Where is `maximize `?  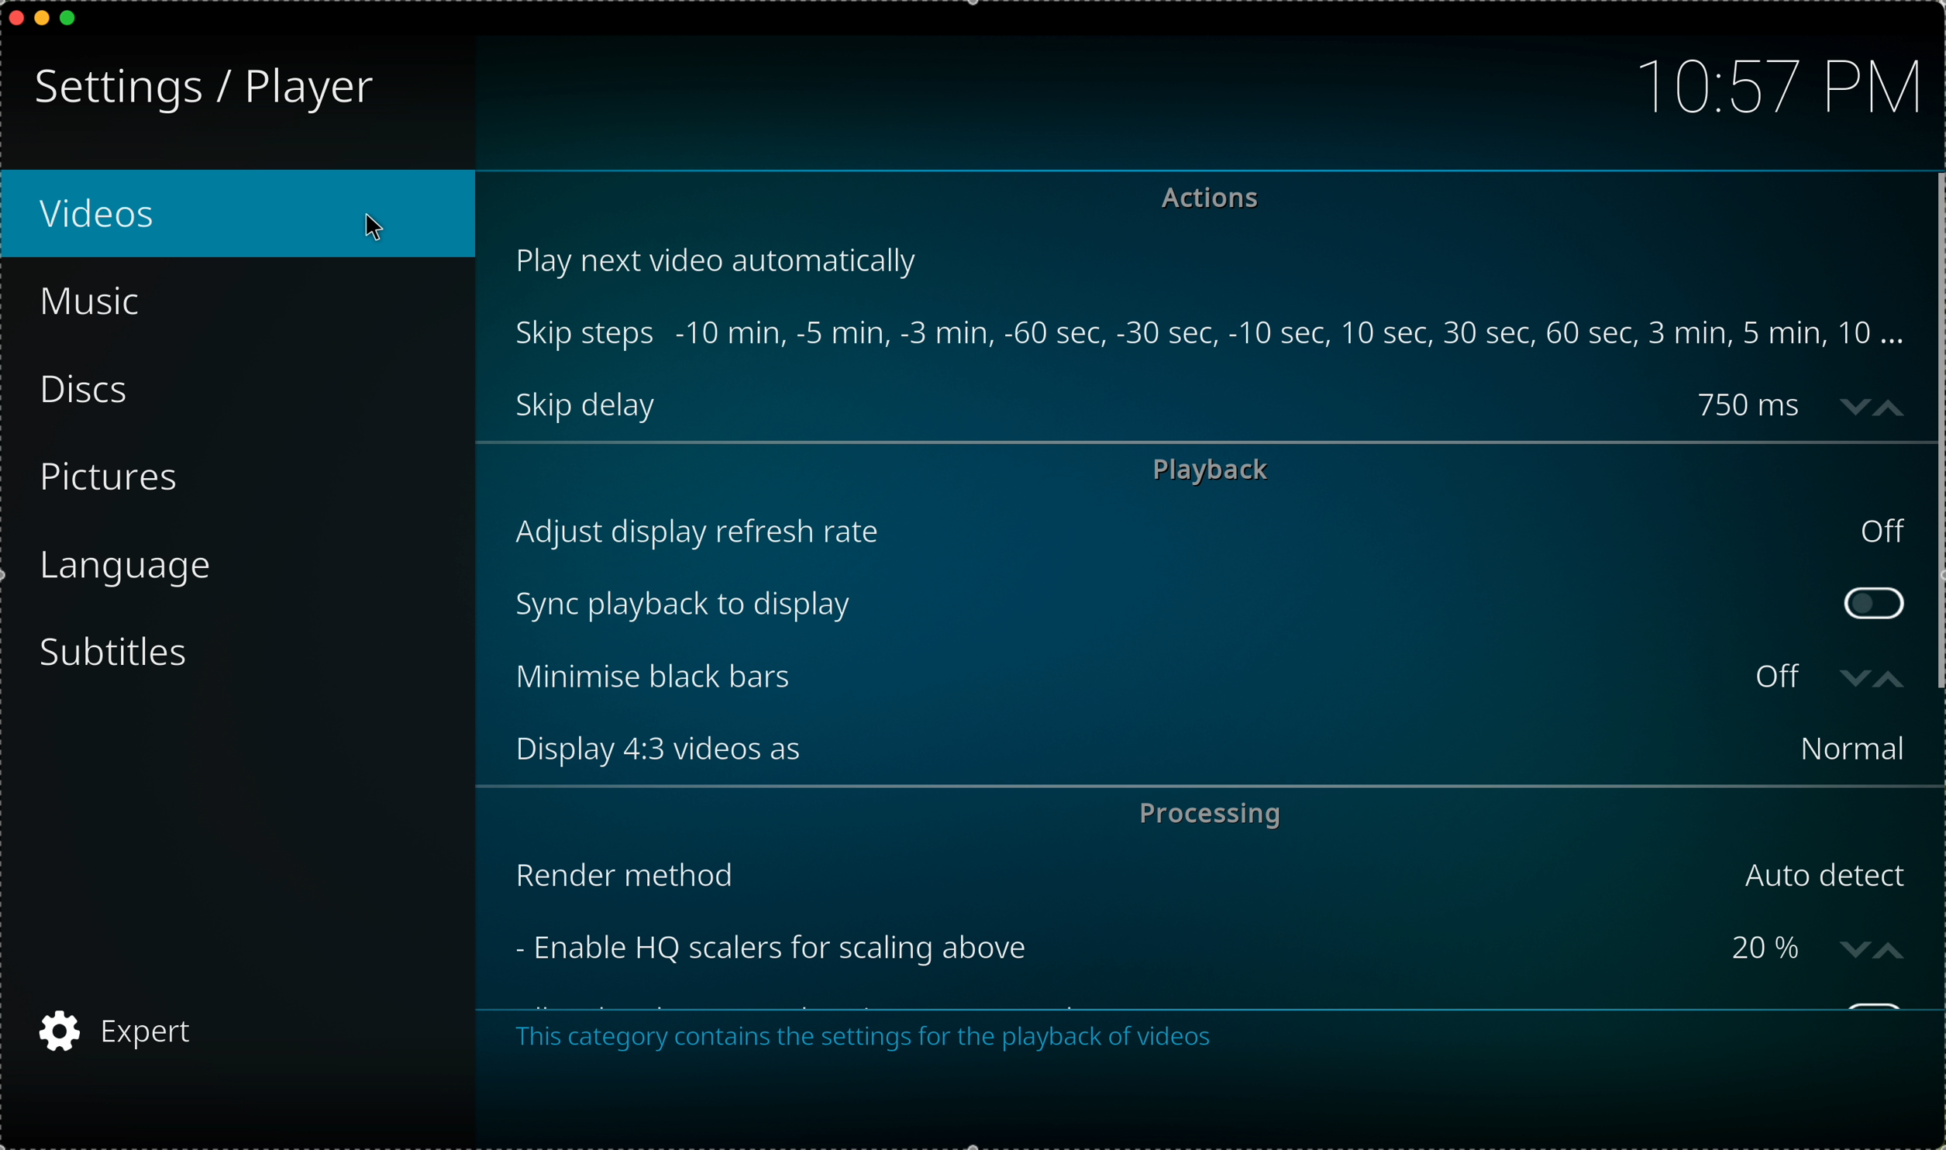 maximize  is located at coordinates (75, 19).